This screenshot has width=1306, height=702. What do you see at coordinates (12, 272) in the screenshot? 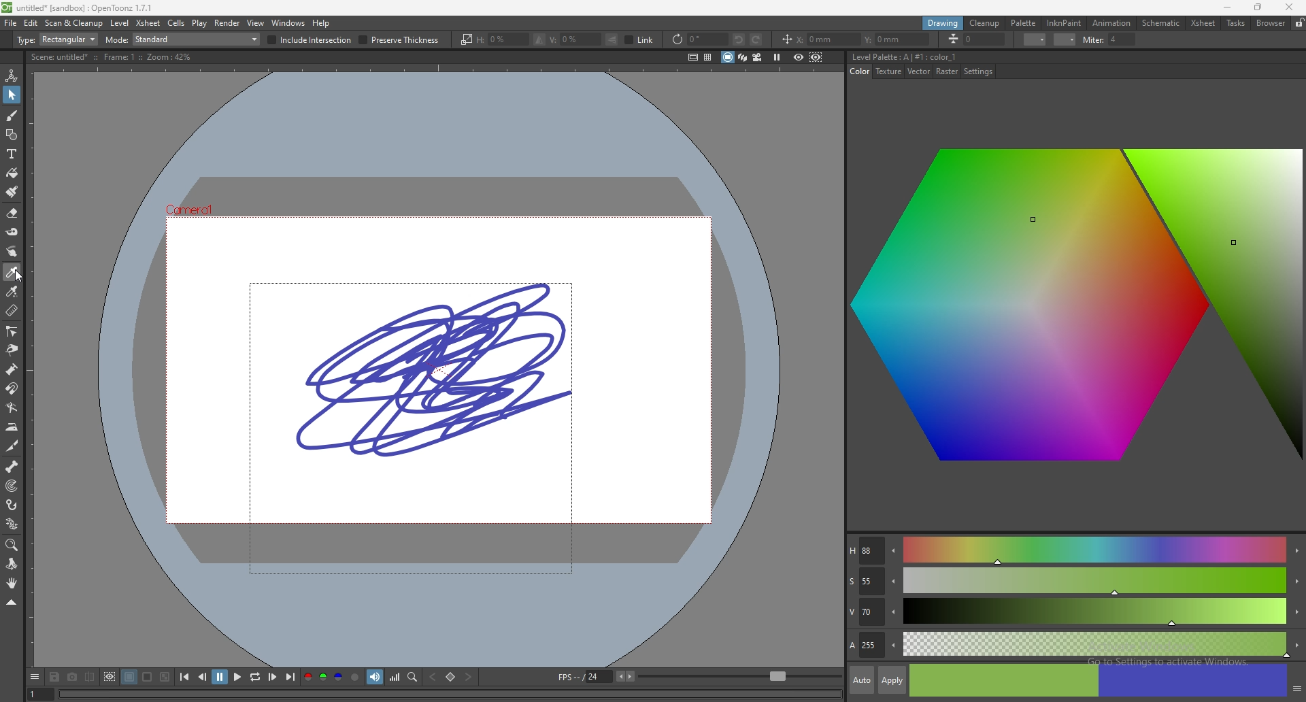
I see `style picker tool` at bounding box center [12, 272].